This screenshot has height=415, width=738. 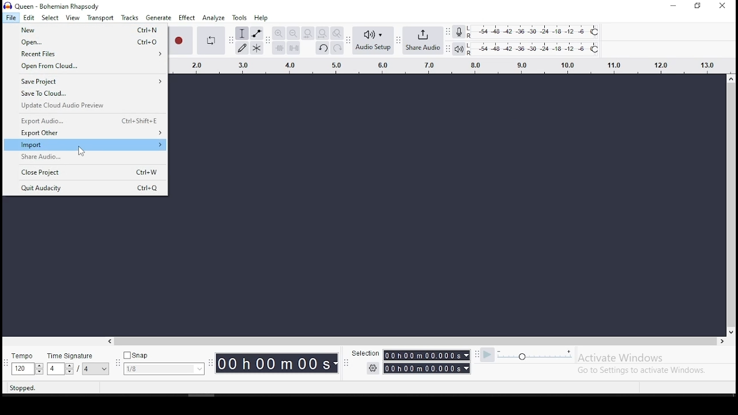 What do you see at coordinates (257, 48) in the screenshot?
I see `multi tool` at bounding box center [257, 48].